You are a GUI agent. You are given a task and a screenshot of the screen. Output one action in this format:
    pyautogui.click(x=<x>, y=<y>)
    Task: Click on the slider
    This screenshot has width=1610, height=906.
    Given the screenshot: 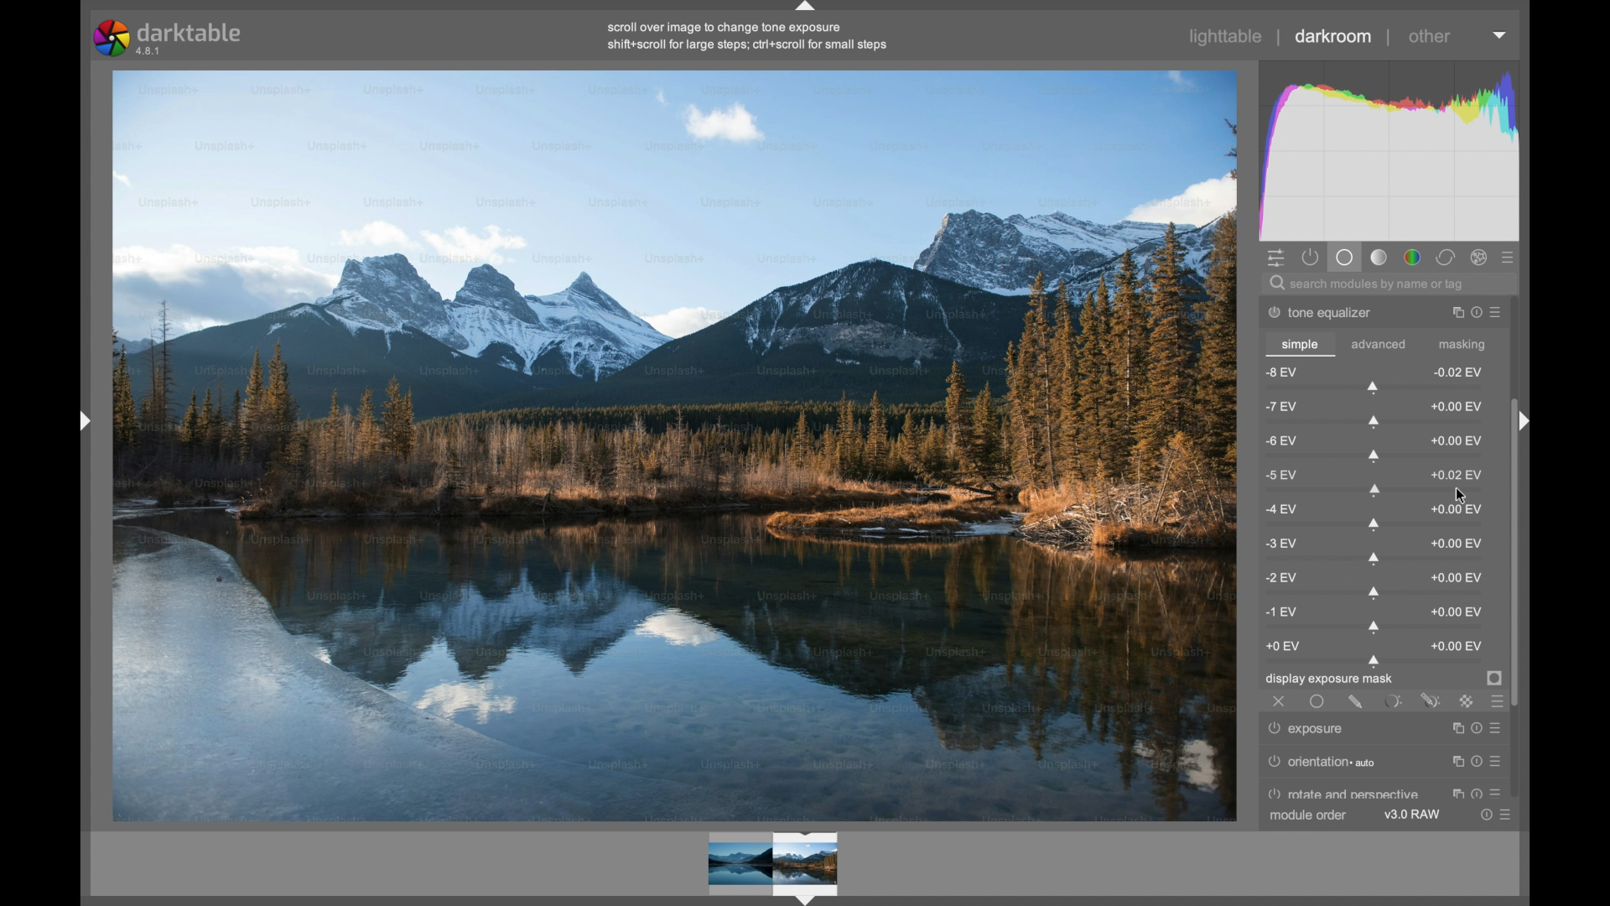 What is the action you would take?
    pyautogui.click(x=1376, y=491)
    